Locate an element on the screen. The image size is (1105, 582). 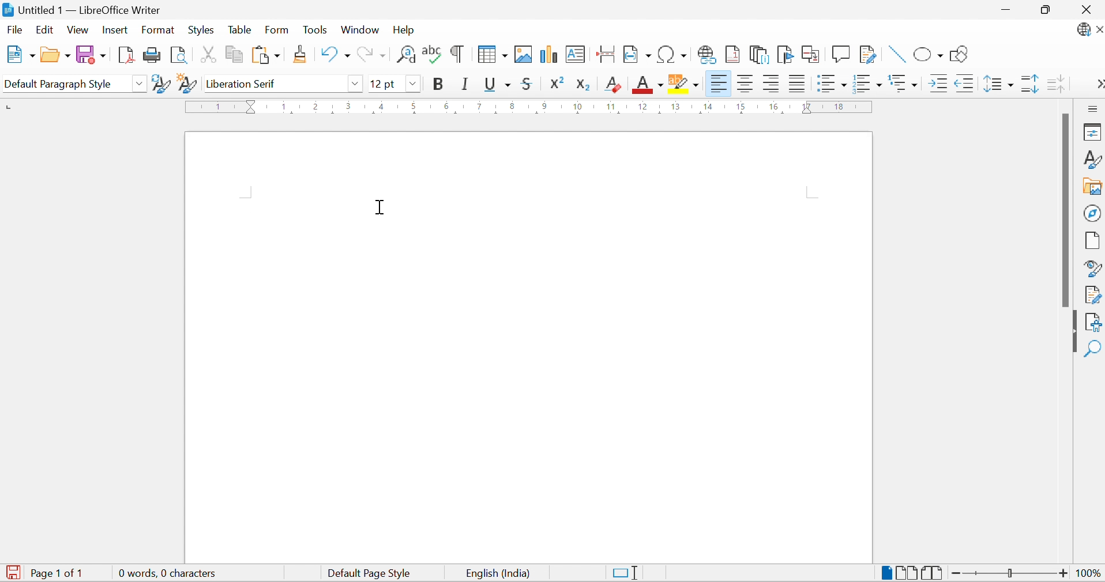
Page 1 of 1 is located at coordinates (61, 573).